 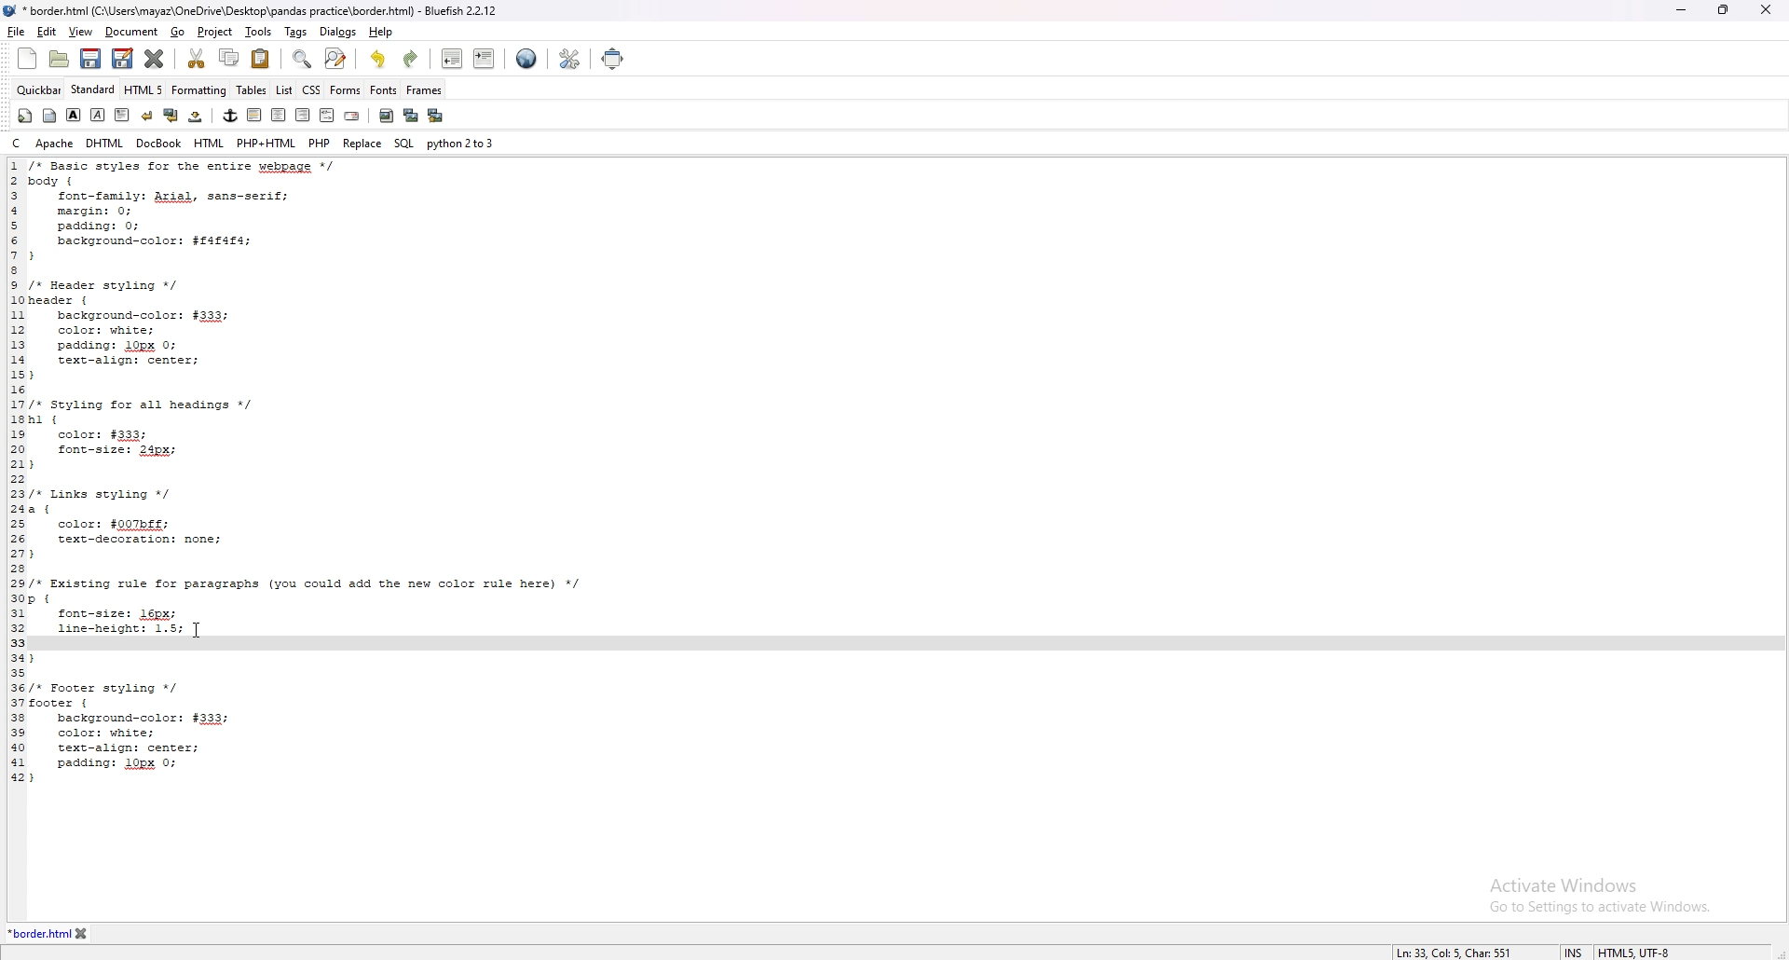 What do you see at coordinates (54, 143) in the screenshot?
I see `apache` at bounding box center [54, 143].